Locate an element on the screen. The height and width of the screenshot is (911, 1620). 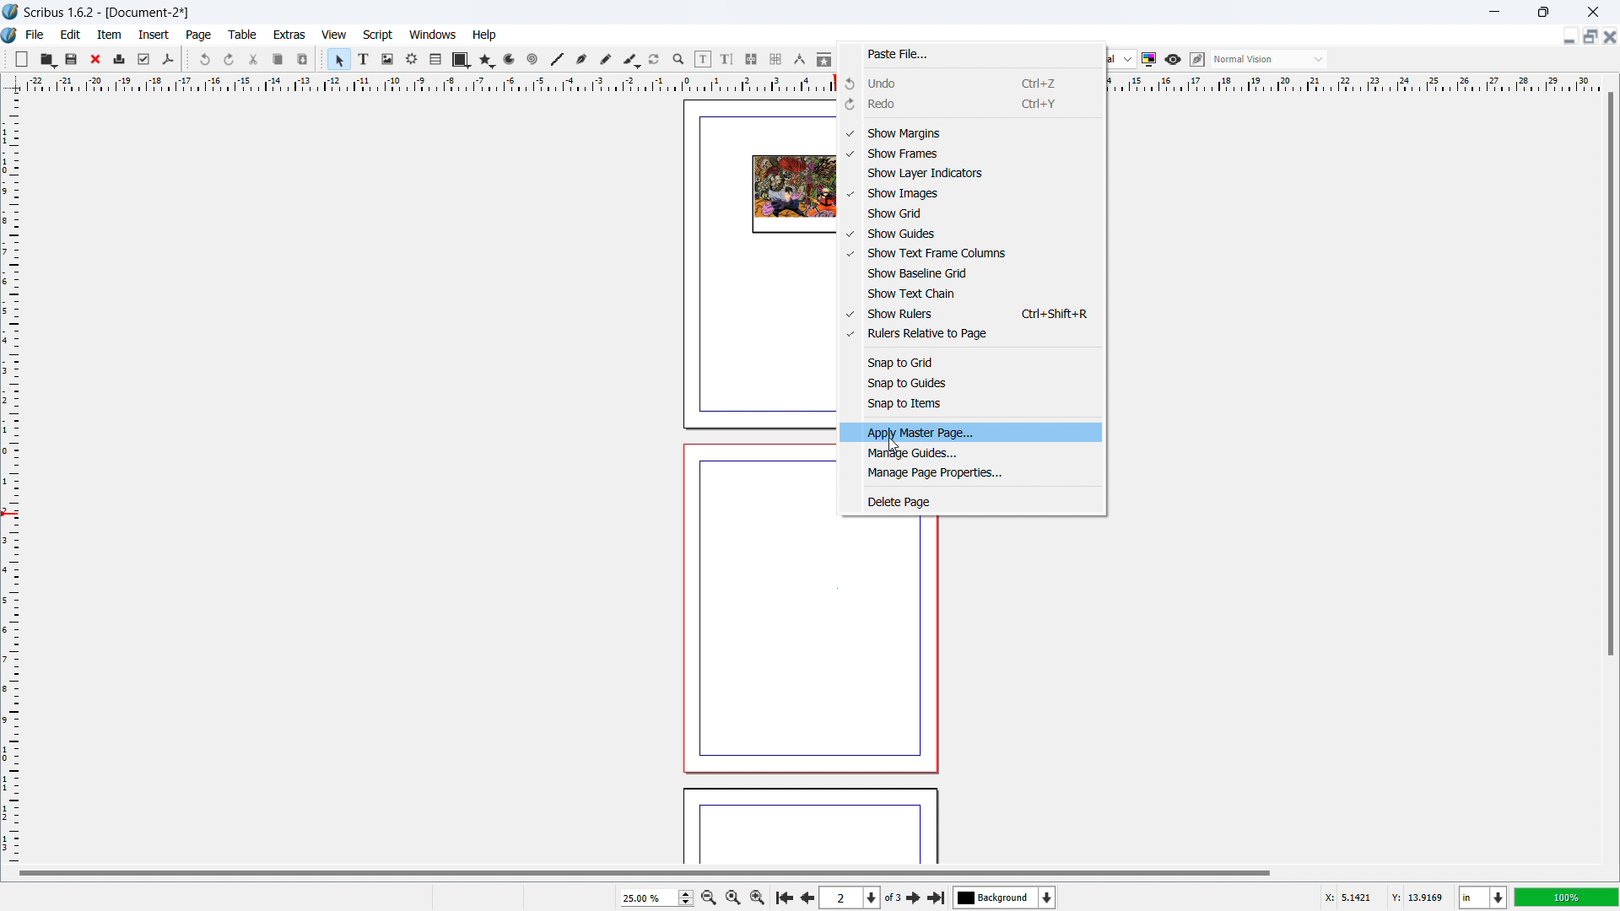
help is located at coordinates (485, 35).